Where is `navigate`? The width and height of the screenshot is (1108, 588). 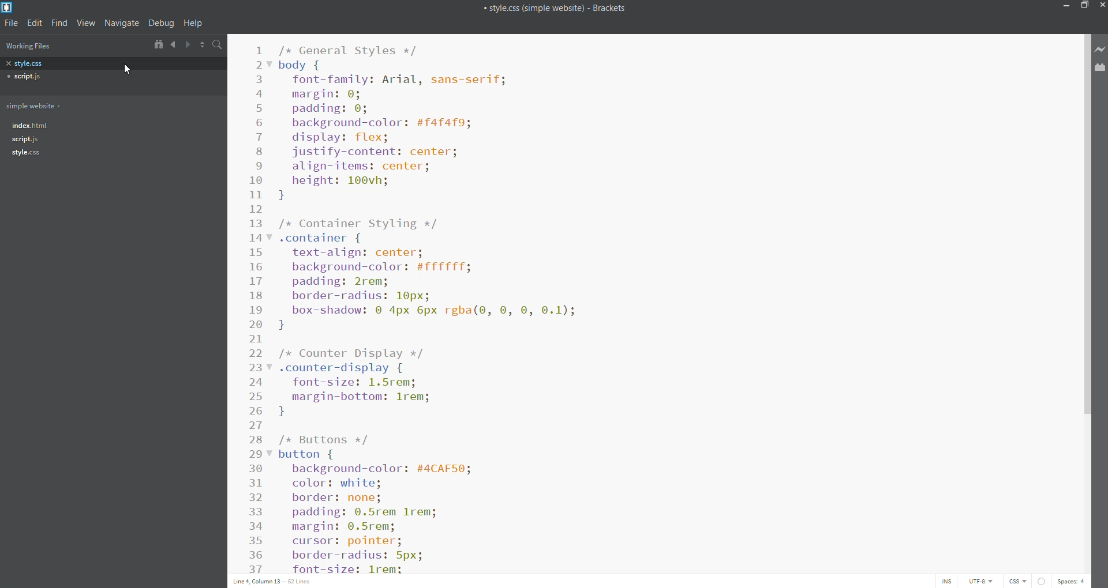 navigate is located at coordinates (121, 23).